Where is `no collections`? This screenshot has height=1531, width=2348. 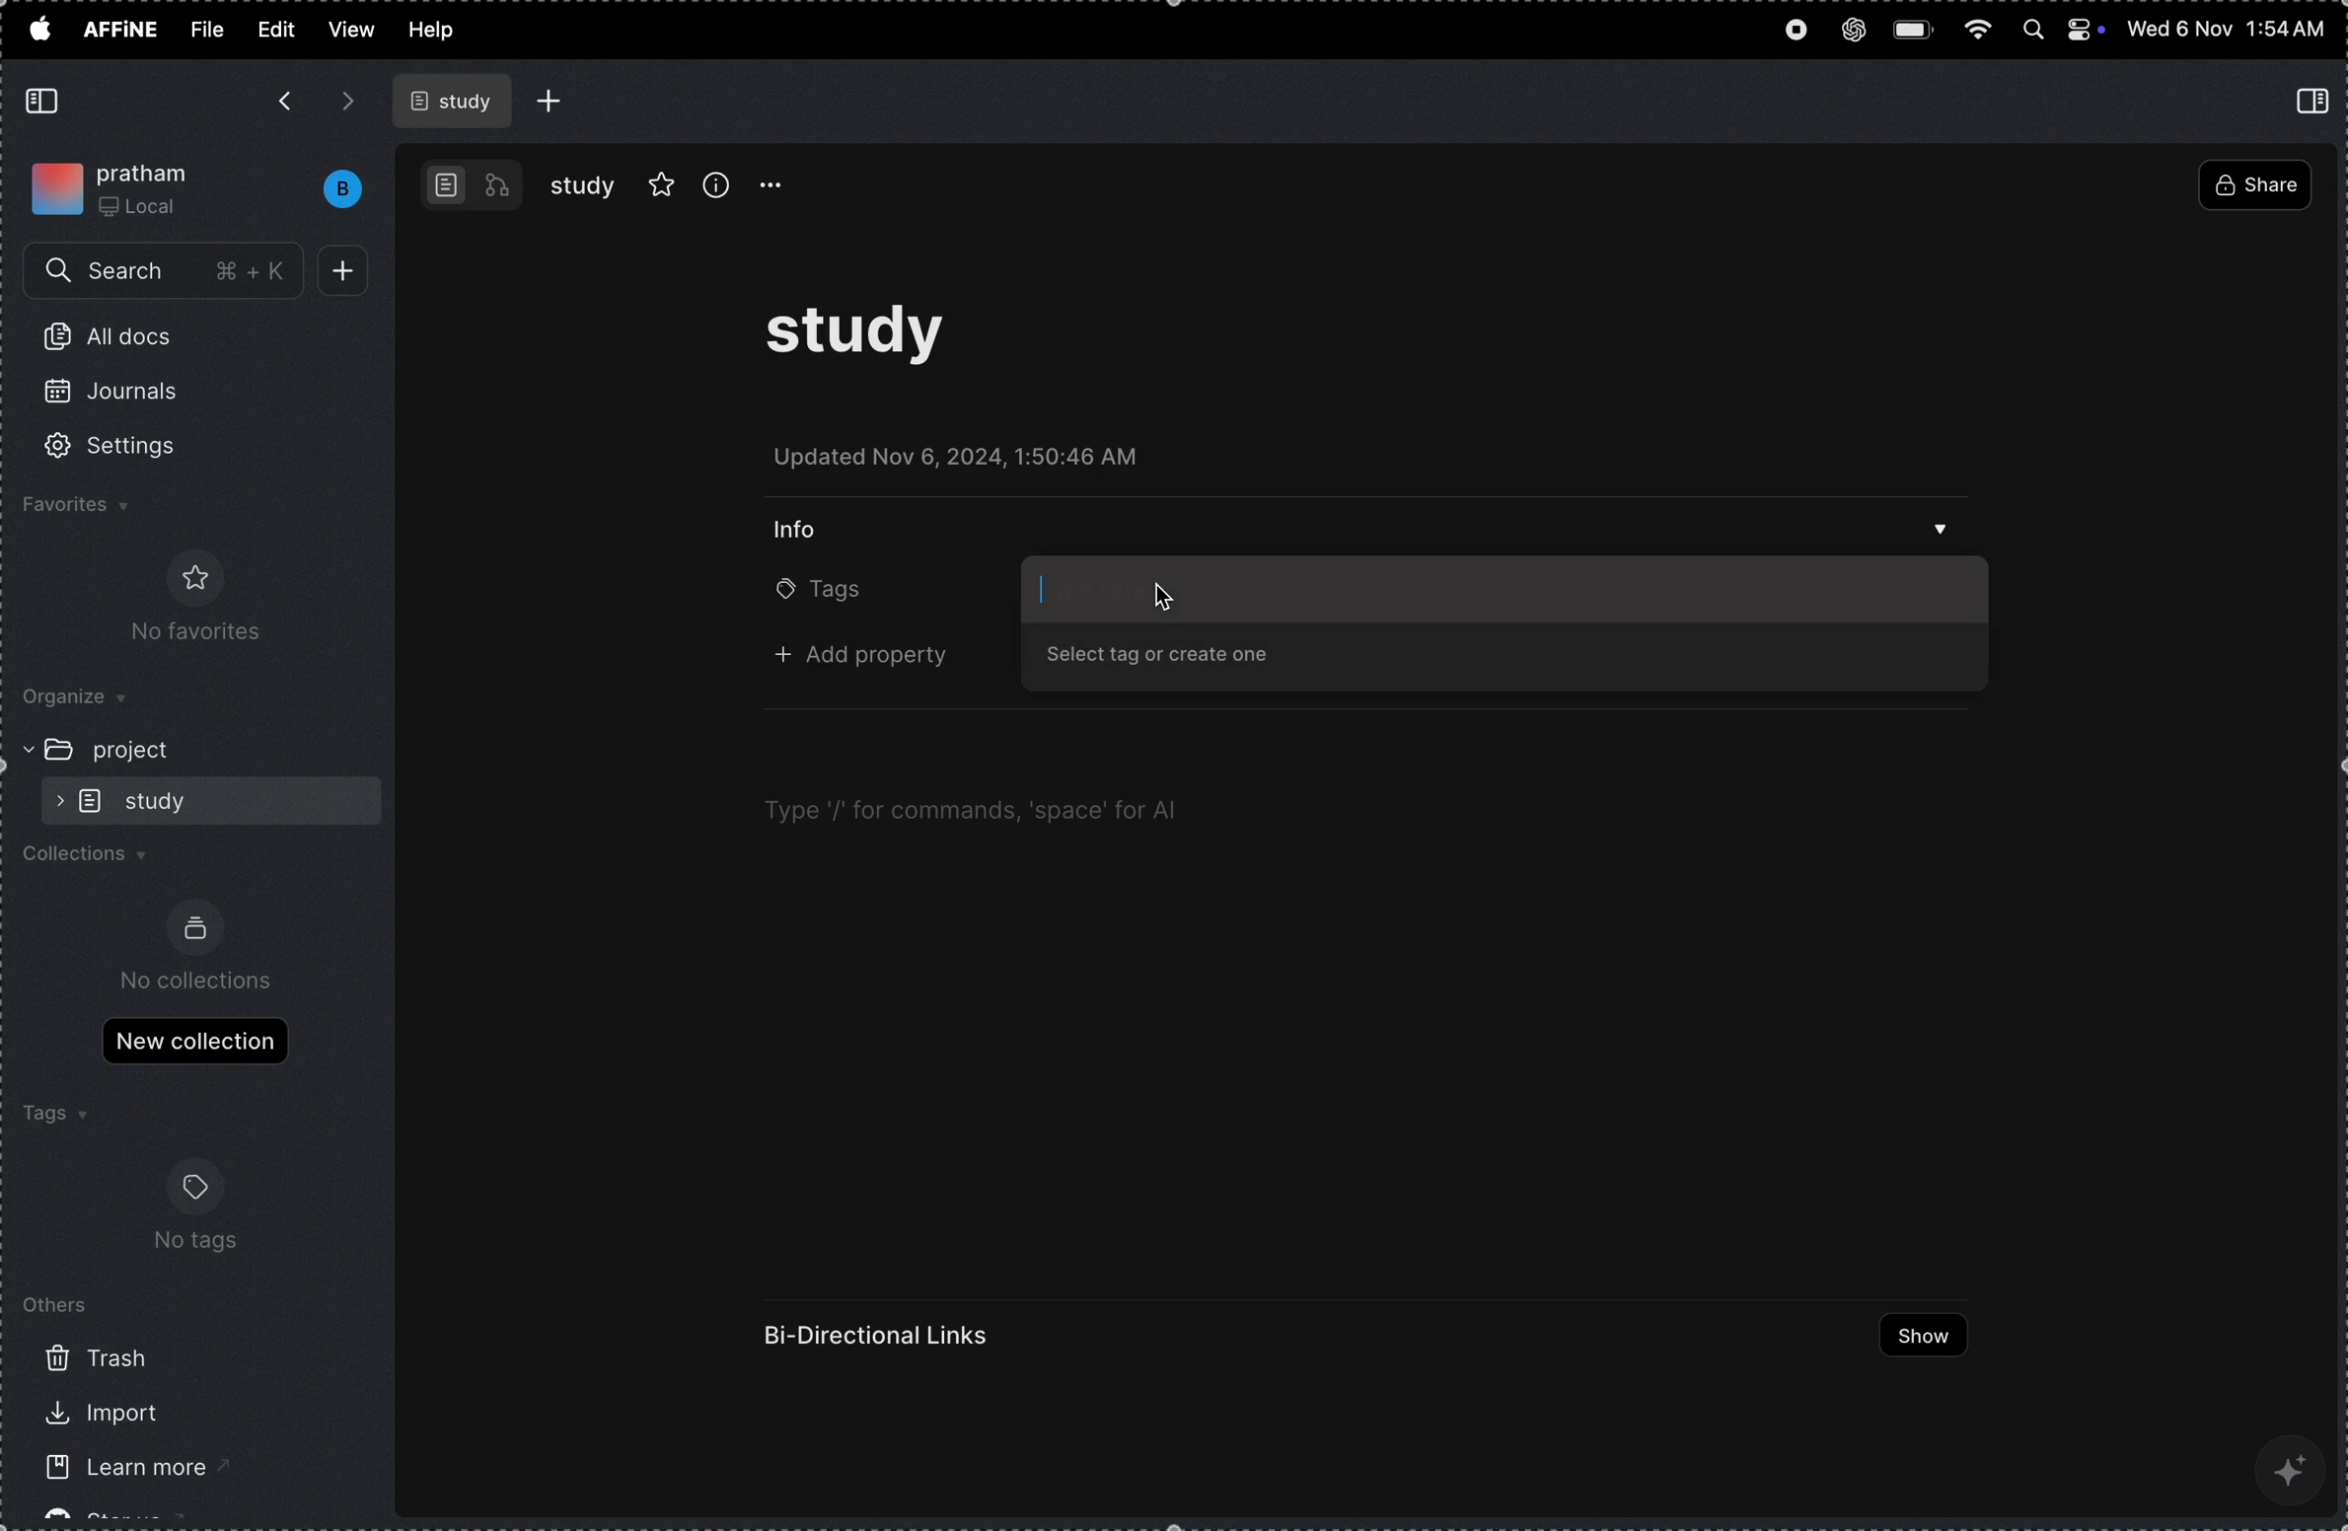
no collections is located at coordinates (198, 981).